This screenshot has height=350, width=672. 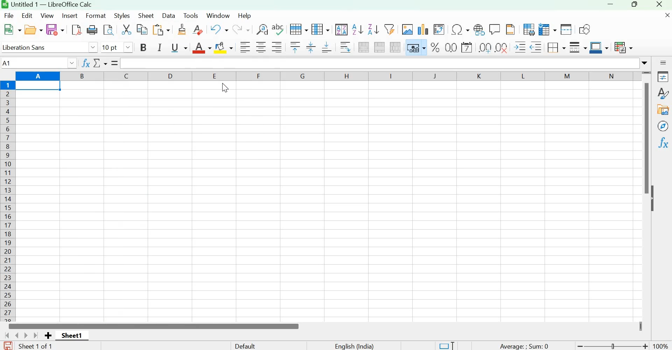 I want to click on Insert chart, so click(x=423, y=29).